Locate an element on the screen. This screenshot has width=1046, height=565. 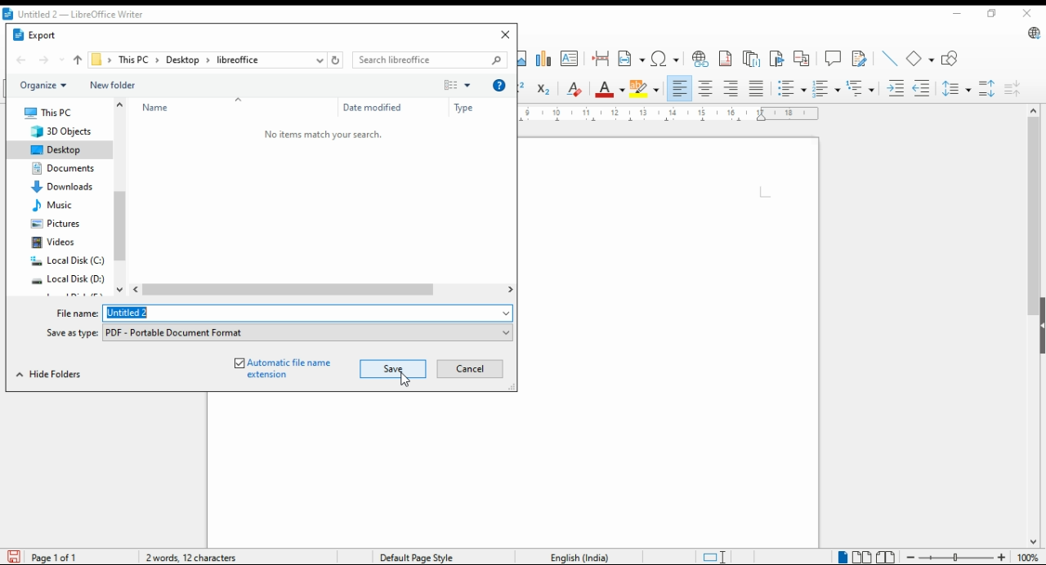
insert chart is located at coordinates (545, 57).